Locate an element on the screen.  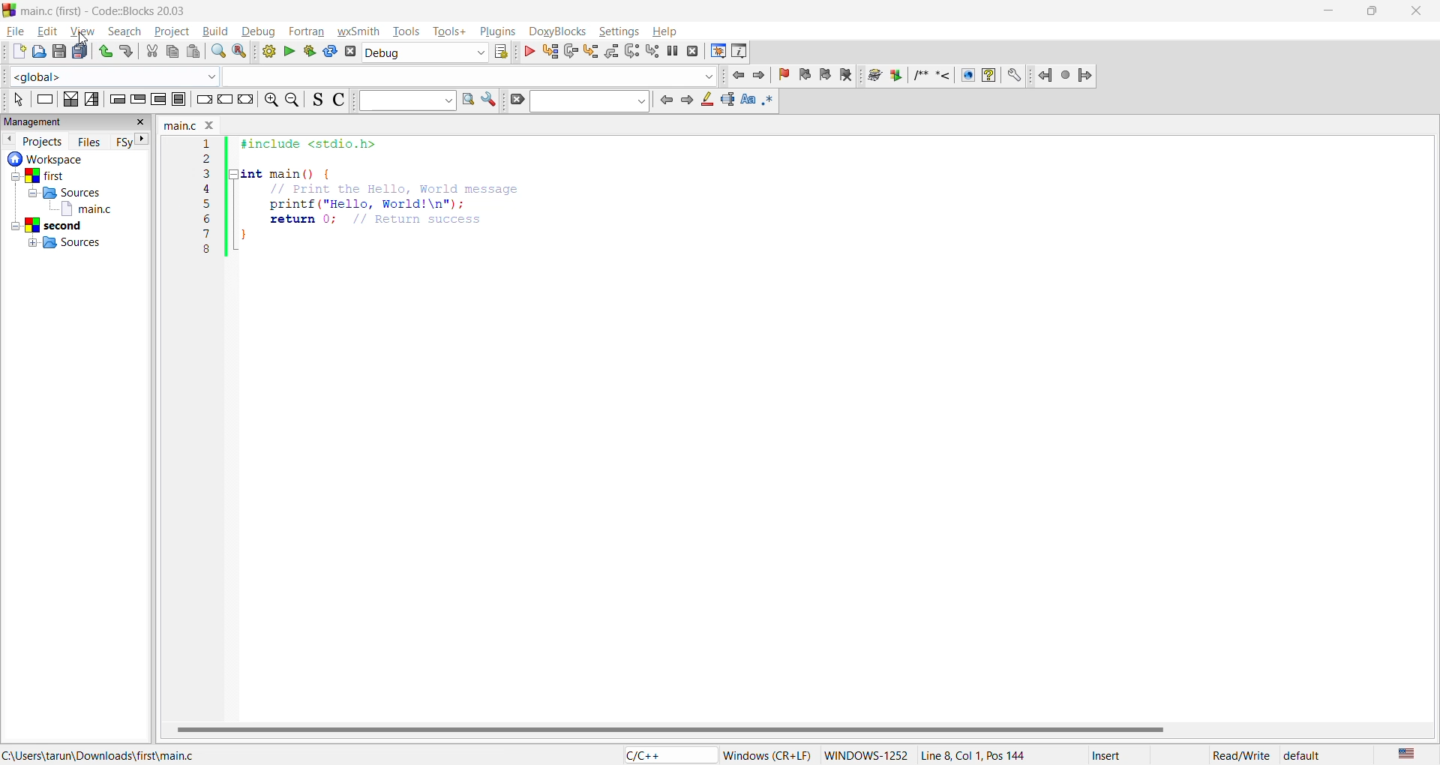
close is located at coordinates (141, 122).